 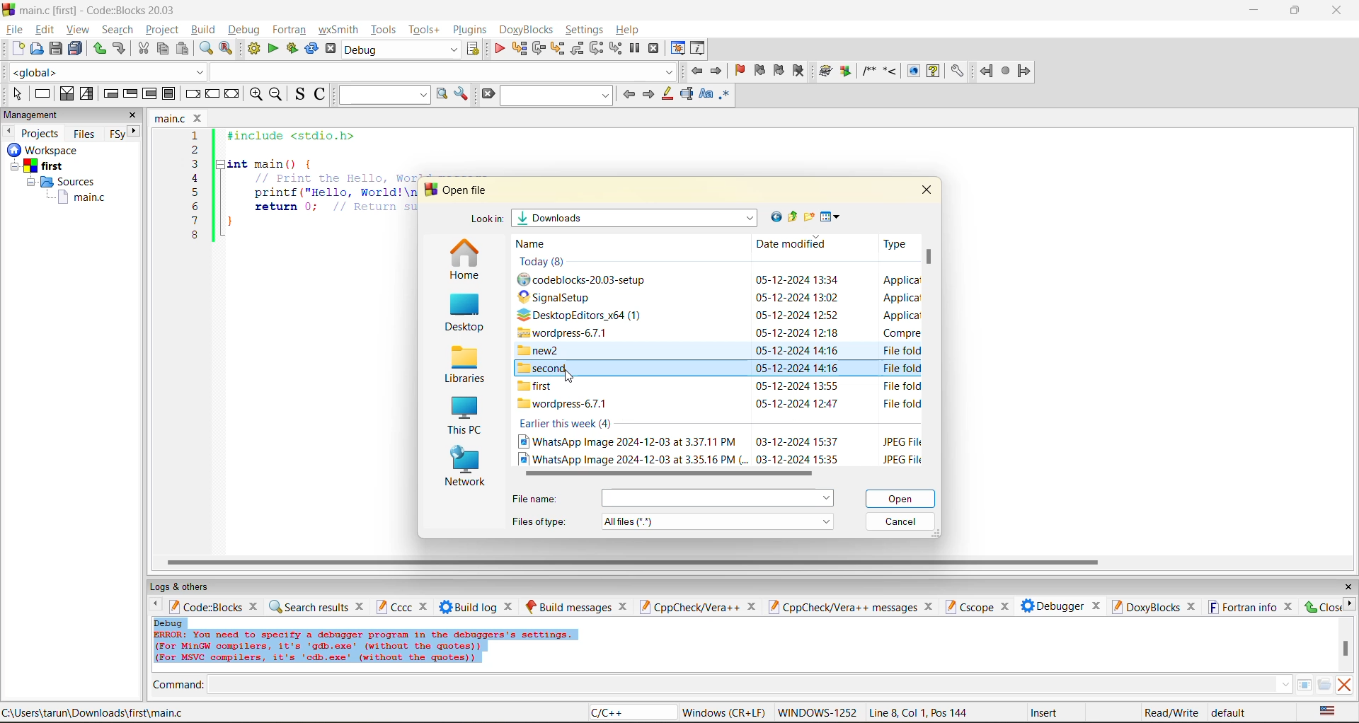 What do you see at coordinates (190, 93) in the screenshot?
I see `break instruction` at bounding box center [190, 93].